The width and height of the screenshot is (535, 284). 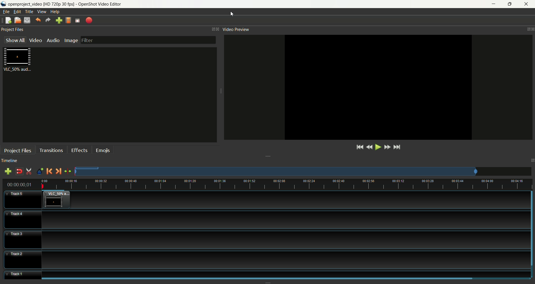 What do you see at coordinates (29, 171) in the screenshot?
I see `enable razer` at bounding box center [29, 171].